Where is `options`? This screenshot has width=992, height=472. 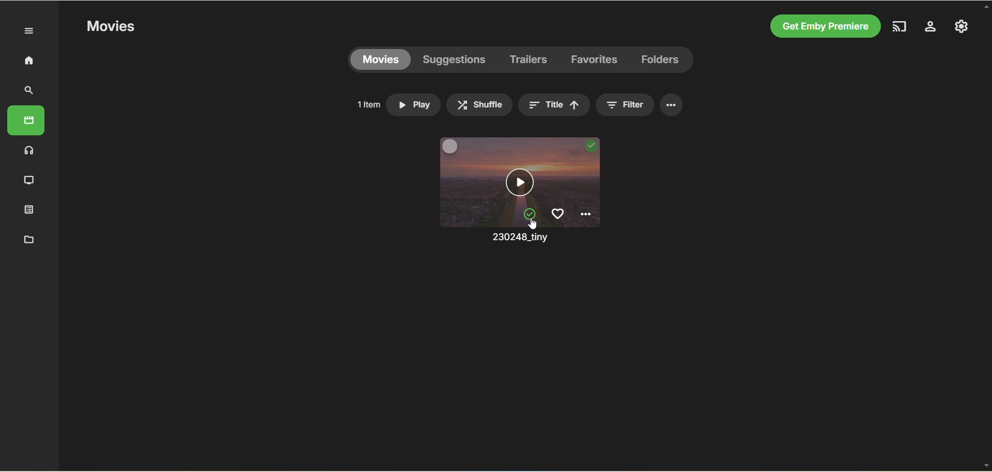 options is located at coordinates (588, 215).